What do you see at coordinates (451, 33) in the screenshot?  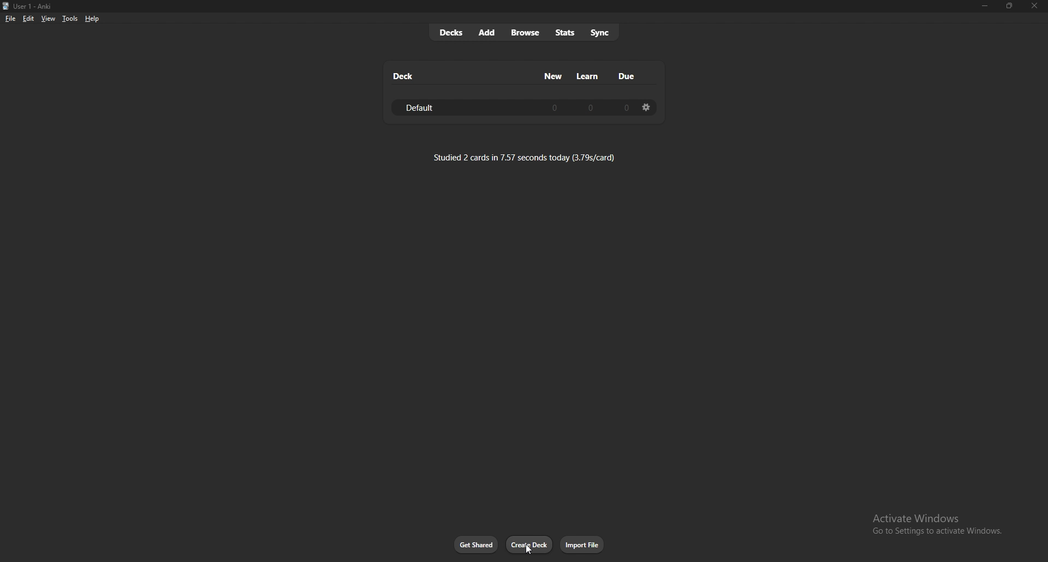 I see `decks` at bounding box center [451, 33].